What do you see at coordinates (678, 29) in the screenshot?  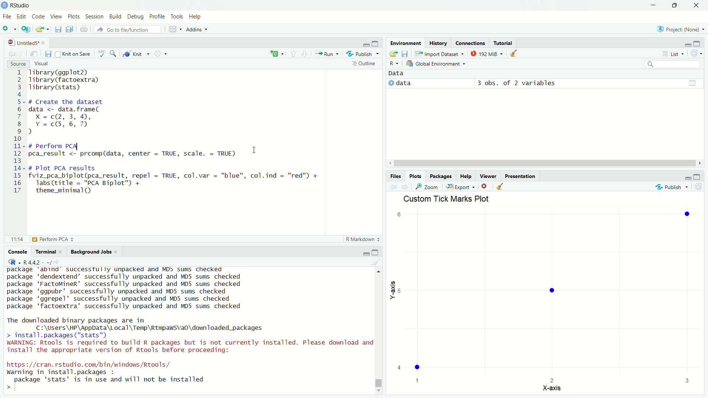 I see `selected project: None` at bounding box center [678, 29].